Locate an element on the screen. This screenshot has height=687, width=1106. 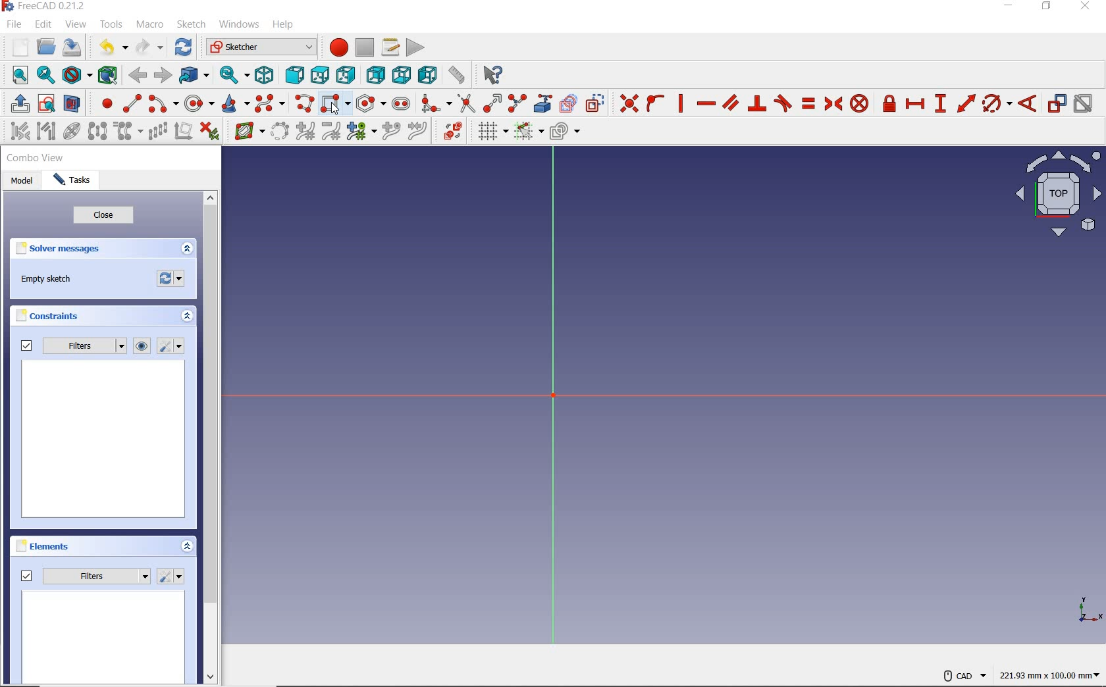
scrollbar is located at coordinates (211, 439).